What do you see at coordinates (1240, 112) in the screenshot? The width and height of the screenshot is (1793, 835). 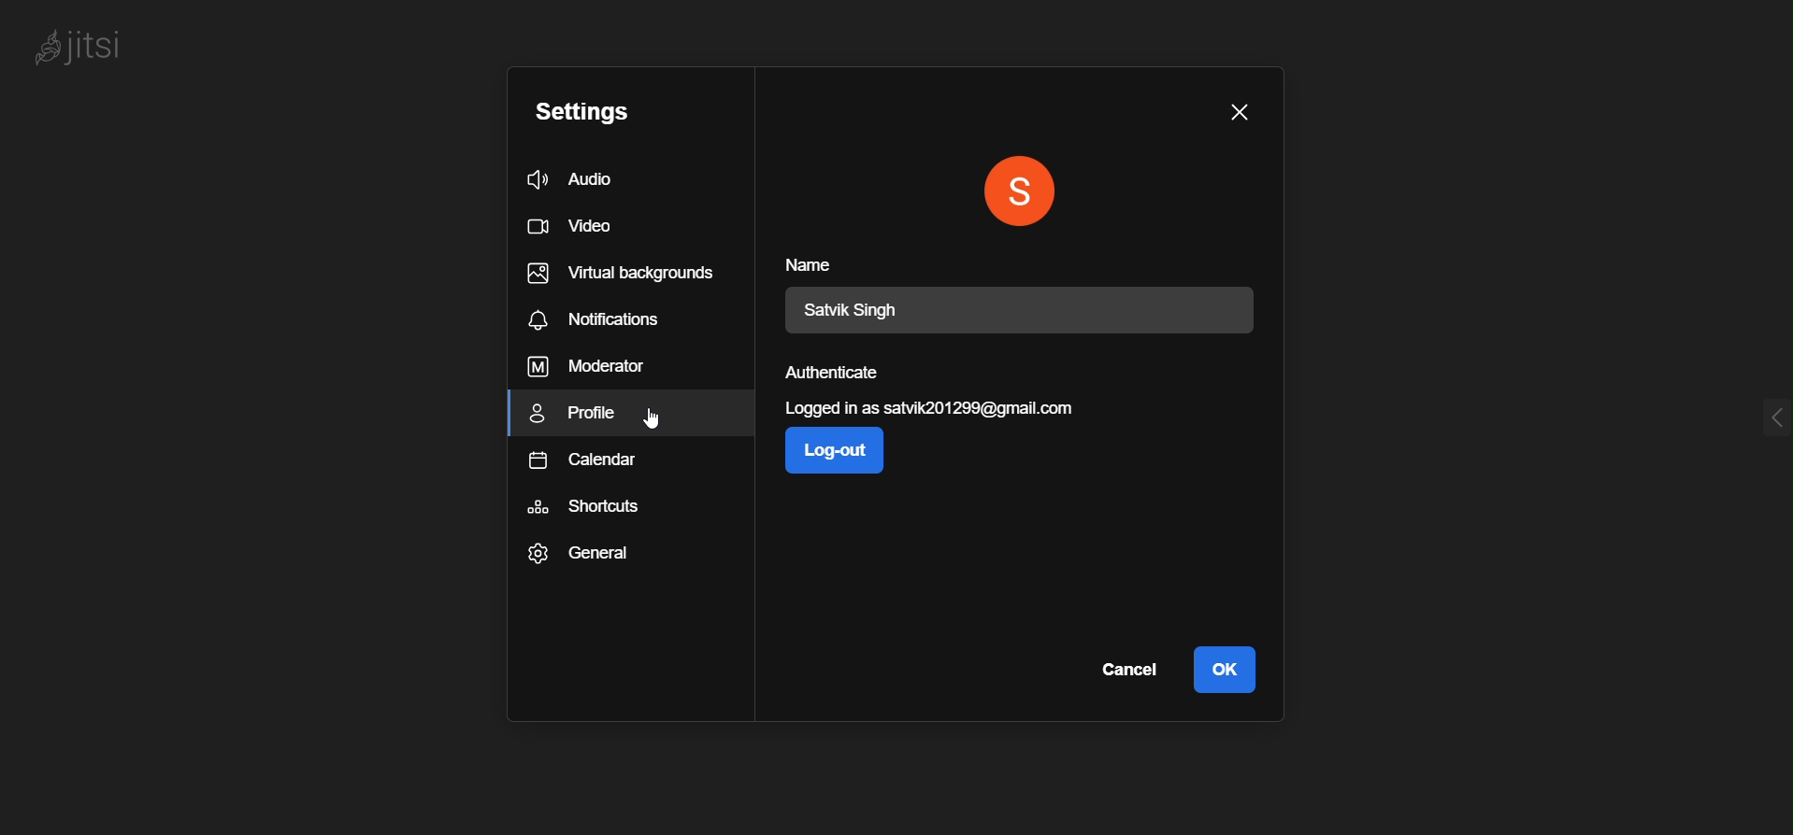 I see `close dialog` at bounding box center [1240, 112].